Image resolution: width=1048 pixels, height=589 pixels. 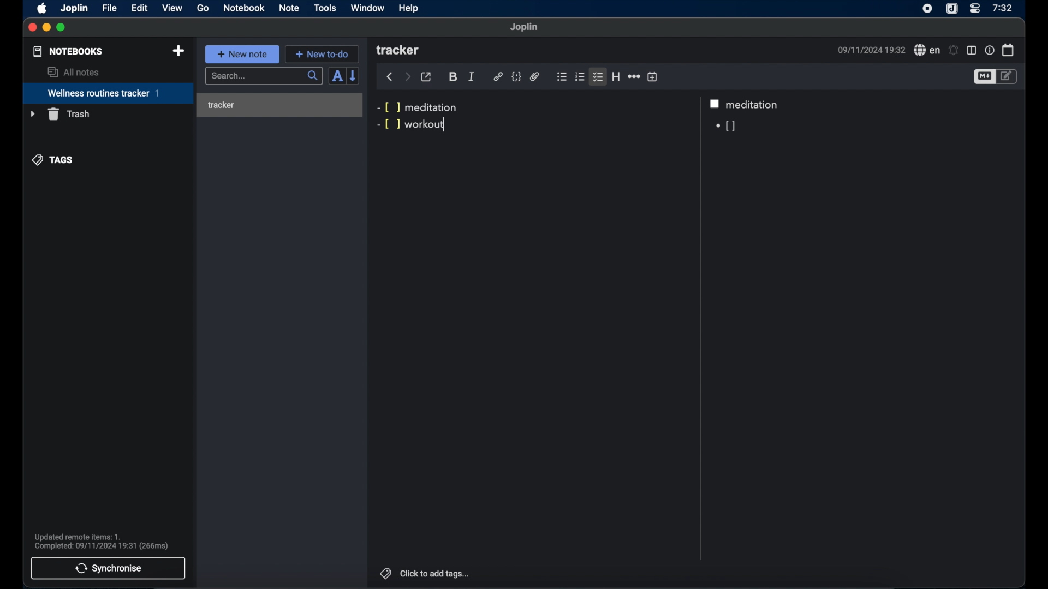 What do you see at coordinates (754, 105) in the screenshot?
I see `meditation` at bounding box center [754, 105].